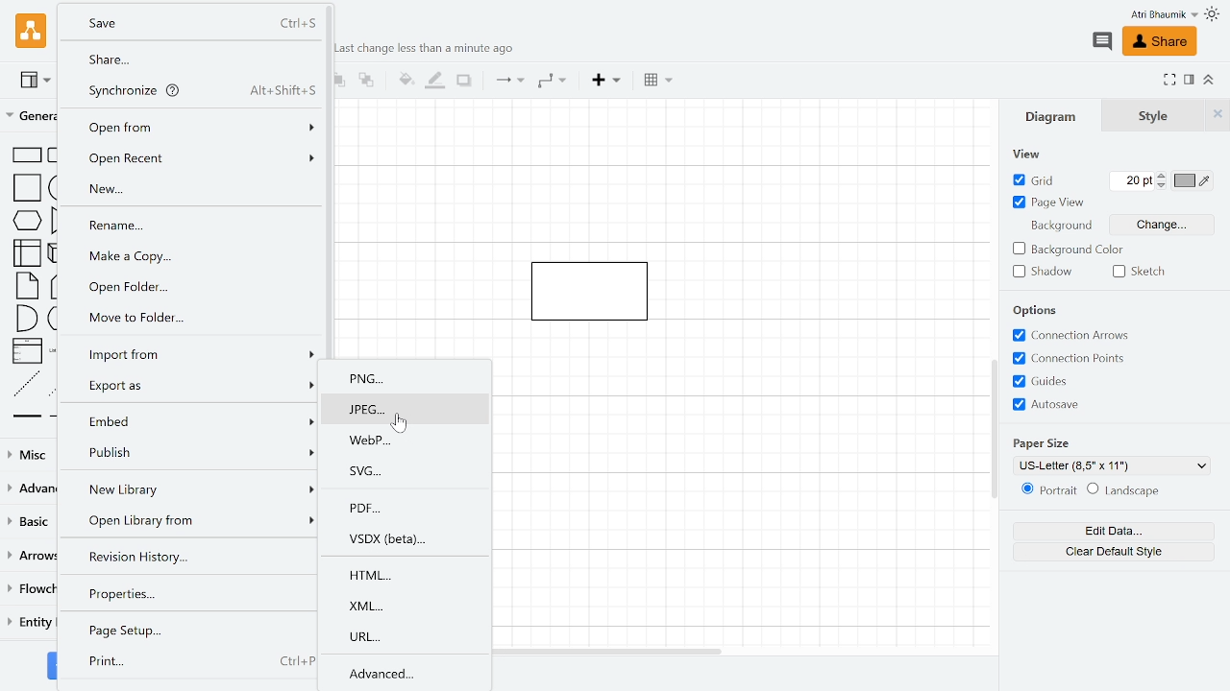  Describe the element at coordinates (1110, 529) in the screenshot. I see `Edit data` at that location.